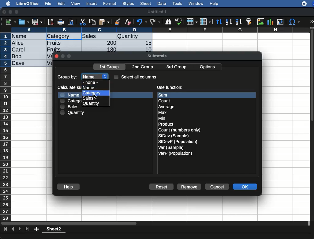 Image resolution: width=314 pixels, height=239 pixels. I want to click on libreoffice, so click(28, 3).